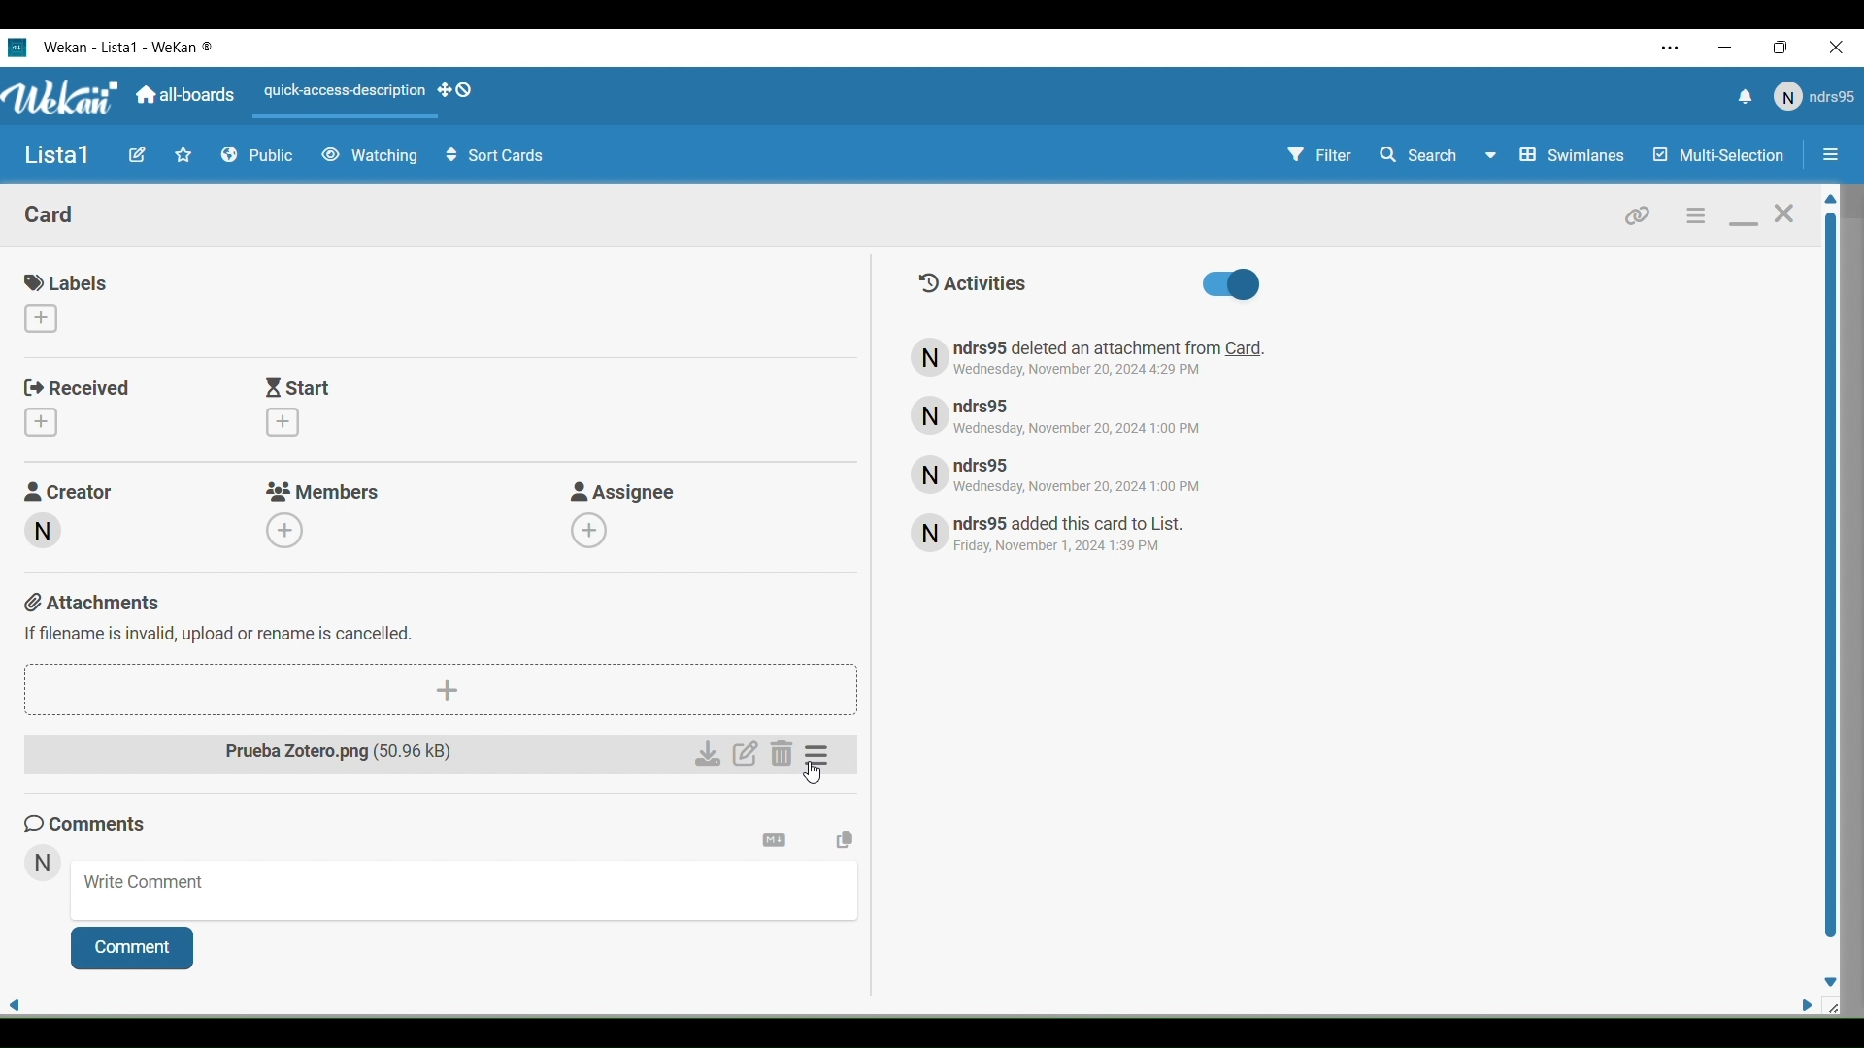 Image resolution: width=1864 pixels, height=1048 pixels. What do you see at coordinates (440, 691) in the screenshot?
I see `Add attachments button` at bounding box center [440, 691].